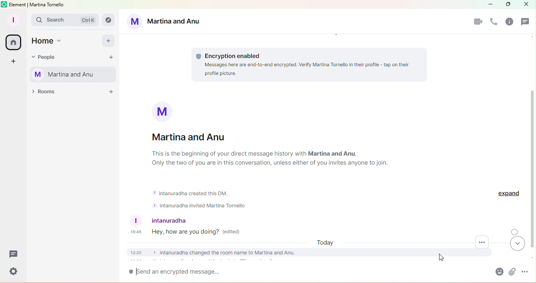 The height and width of the screenshot is (283, 536). What do you see at coordinates (111, 58) in the screenshot?
I see `Start chat` at bounding box center [111, 58].